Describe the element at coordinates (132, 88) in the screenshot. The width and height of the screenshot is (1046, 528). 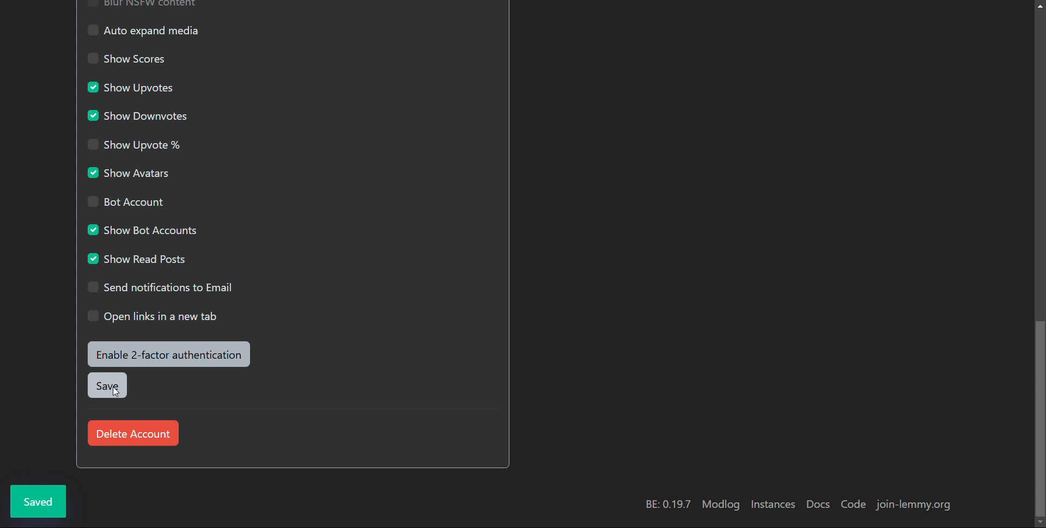
I see `show upvotes` at that location.